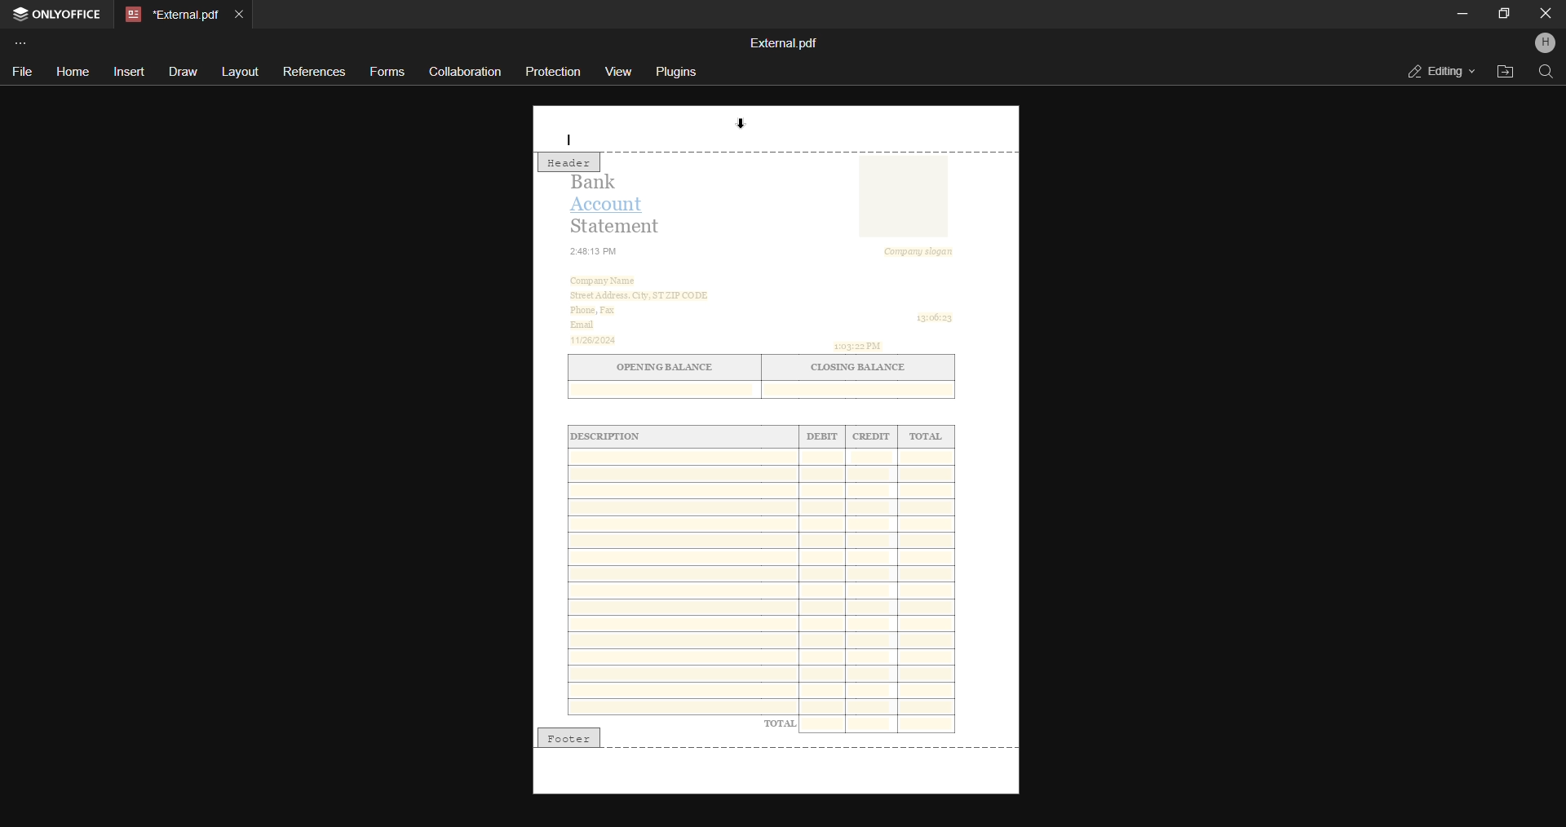  I want to click on plugins, so click(679, 72).